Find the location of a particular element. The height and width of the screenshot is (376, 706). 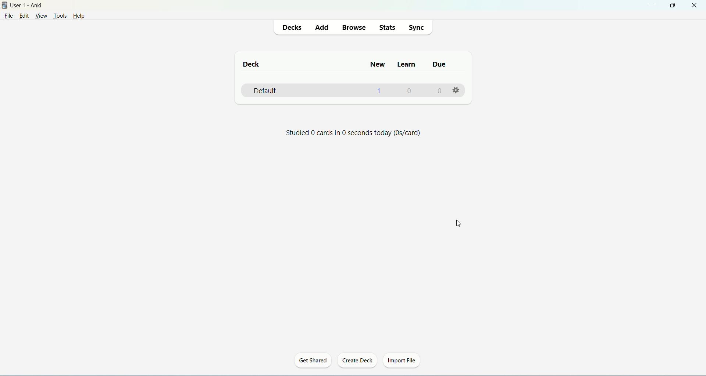

stats is located at coordinates (387, 27).